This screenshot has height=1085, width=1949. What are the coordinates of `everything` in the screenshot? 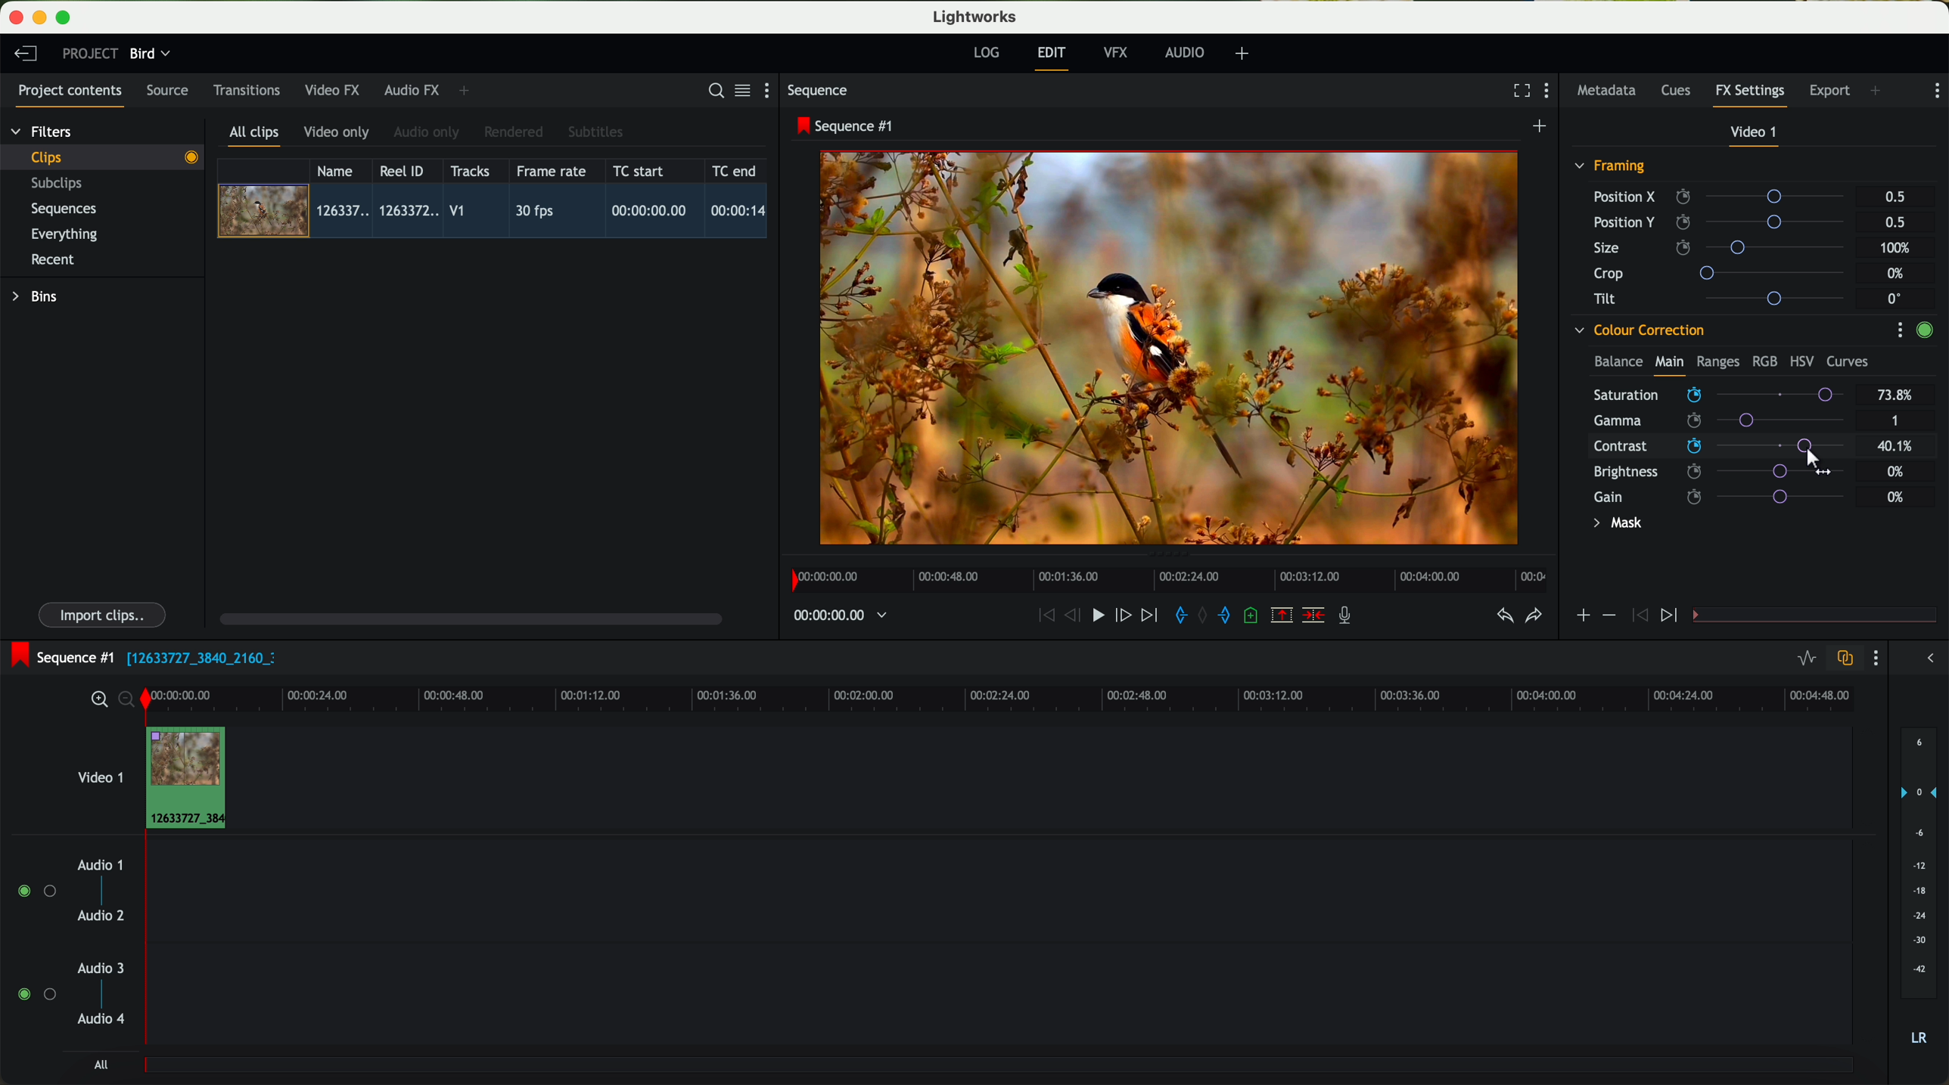 It's located at (65, 234).